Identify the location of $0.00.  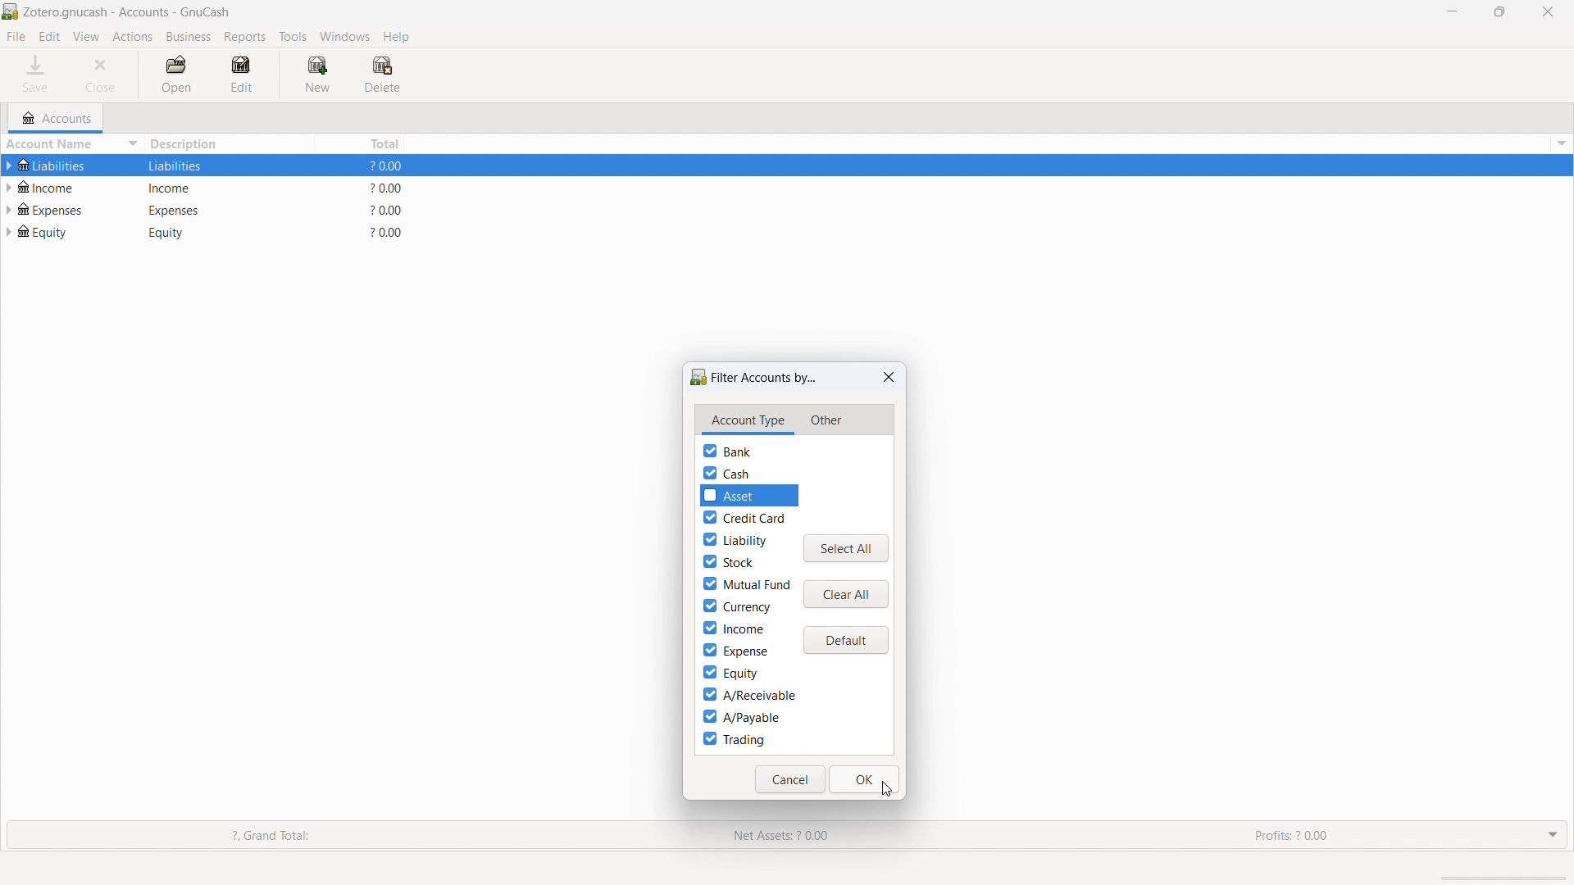
(389, 232).